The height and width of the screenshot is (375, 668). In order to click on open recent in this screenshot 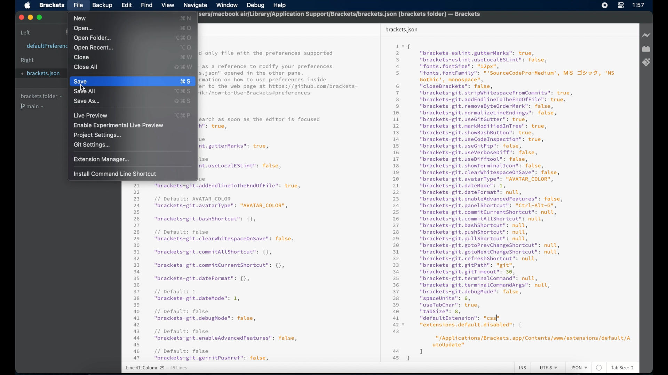, I will do `click(95, 48)`.